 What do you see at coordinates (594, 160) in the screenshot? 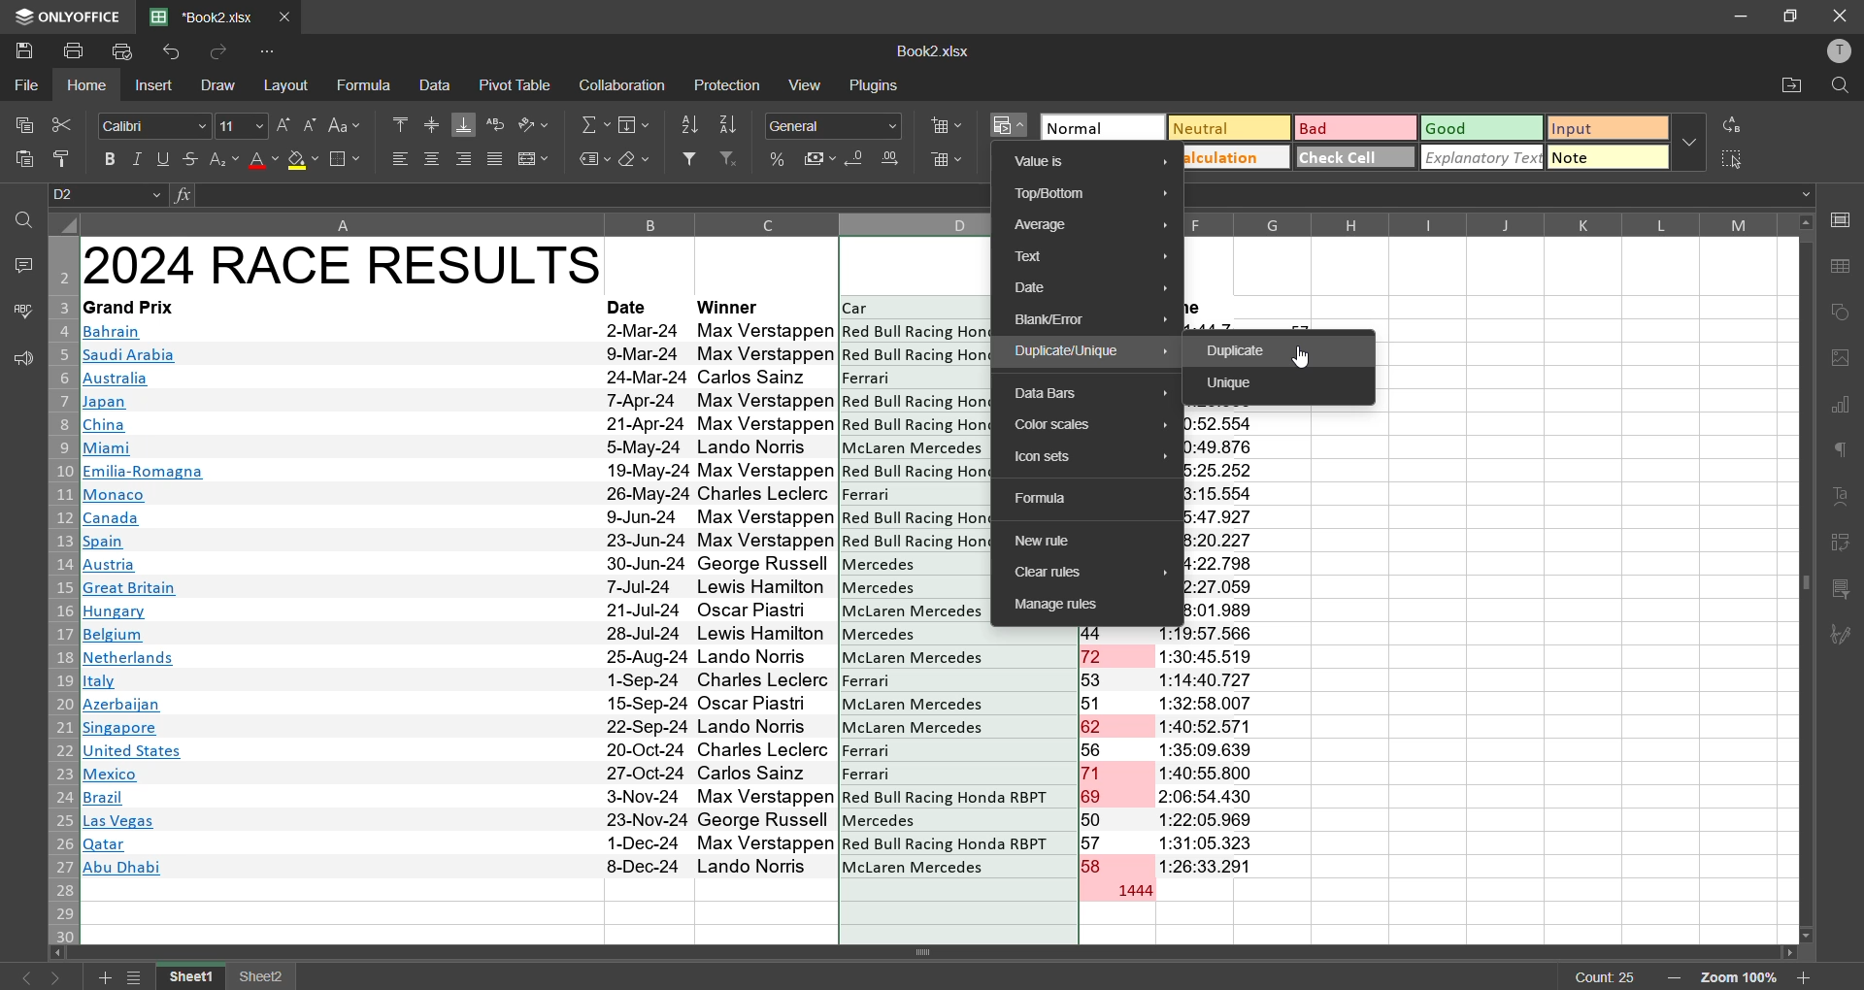
I see `named ranges` at bounding box center [594, 160].